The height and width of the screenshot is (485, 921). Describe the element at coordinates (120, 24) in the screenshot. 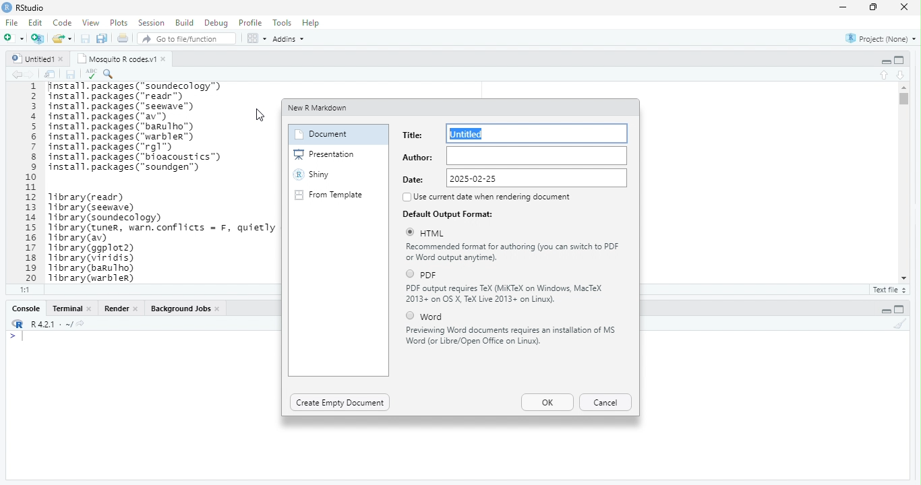

I see `Plots` at that location.